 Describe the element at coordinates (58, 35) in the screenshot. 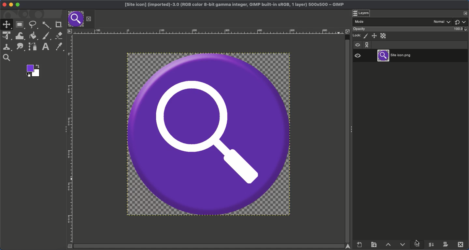

I see `Eraser` at that location.